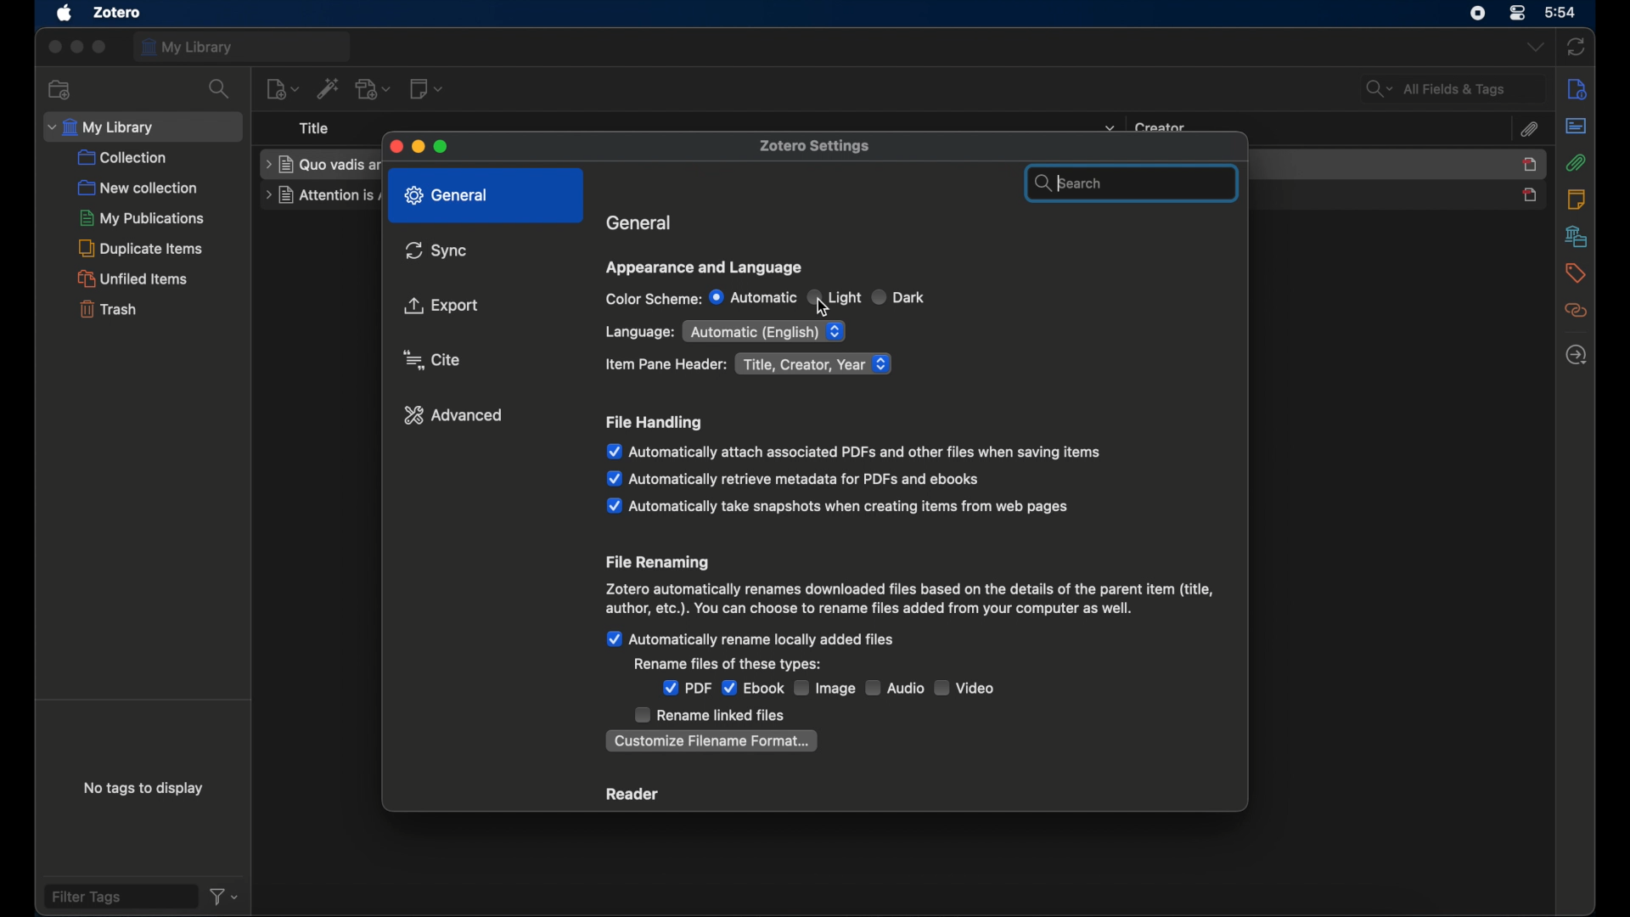 The height and width of the screenshot is (917, 1630). What do you see at coordinates (1577, 89) in the screenshot?
I see `info` at bounding box center [1577, 89].